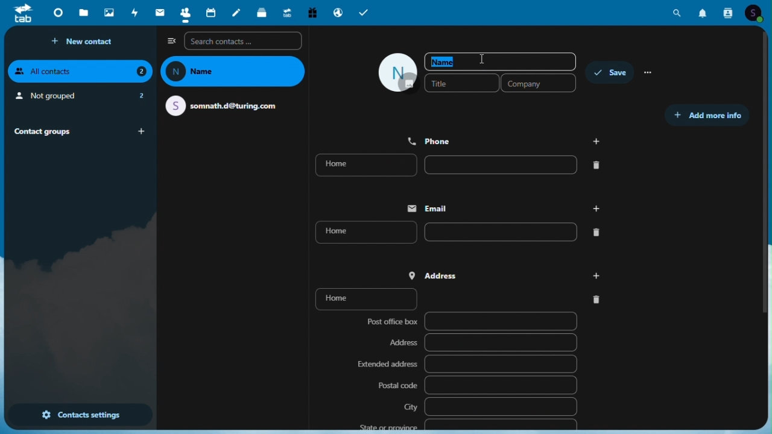 This screenshot has height=434, width=772. I want to click on Address, so click(507, 274).